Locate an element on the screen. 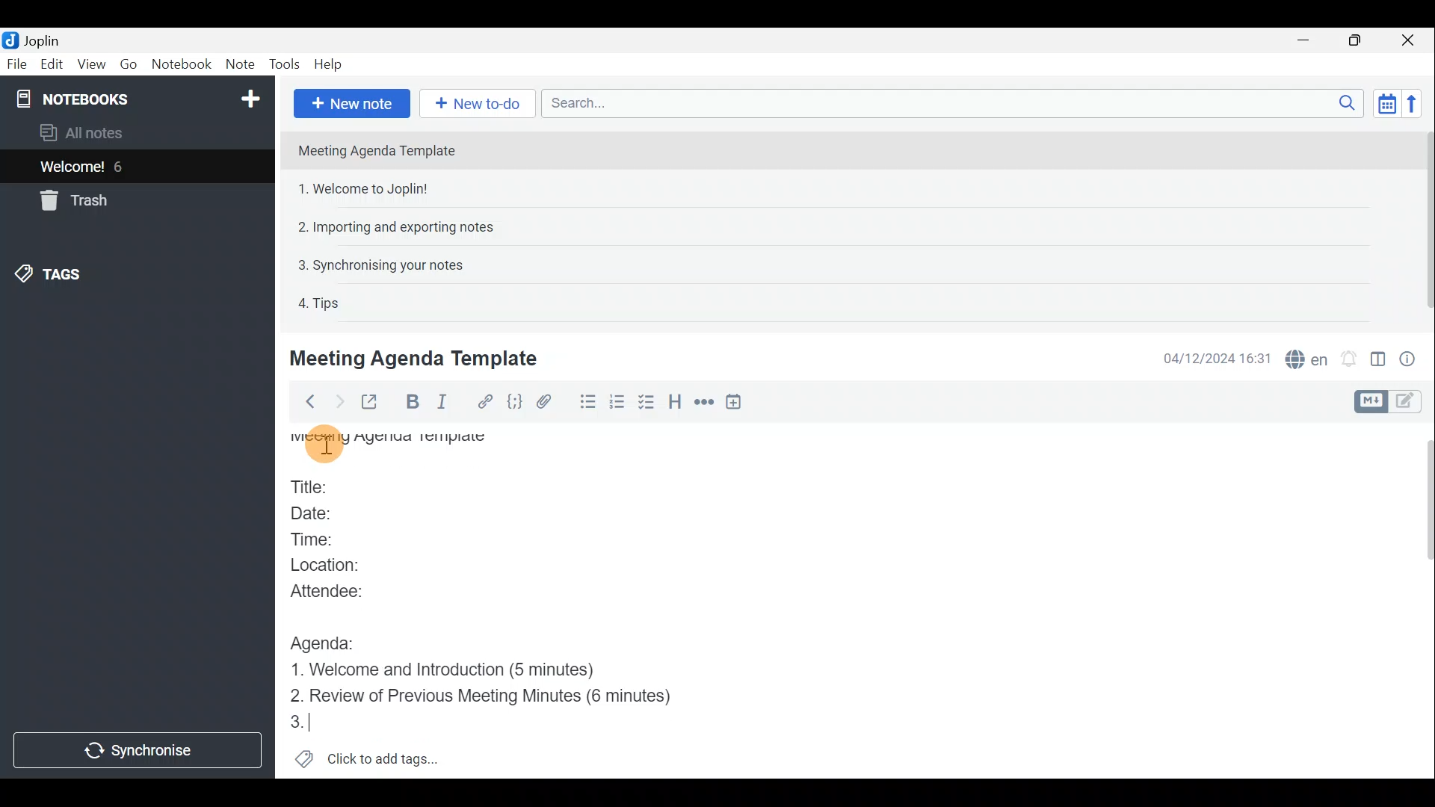 This screenshot has height=807, width=1435. Numbered list is located at coordinates (617, 404).